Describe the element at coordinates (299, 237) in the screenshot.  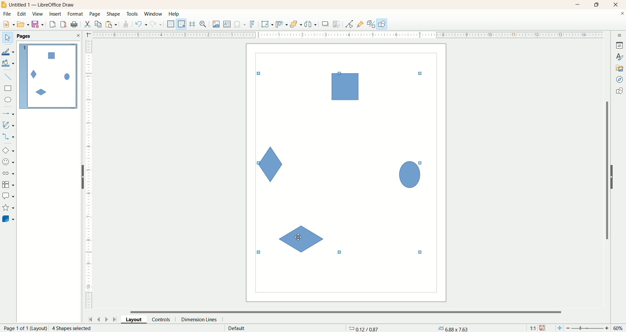
I see `cursor` at that location.